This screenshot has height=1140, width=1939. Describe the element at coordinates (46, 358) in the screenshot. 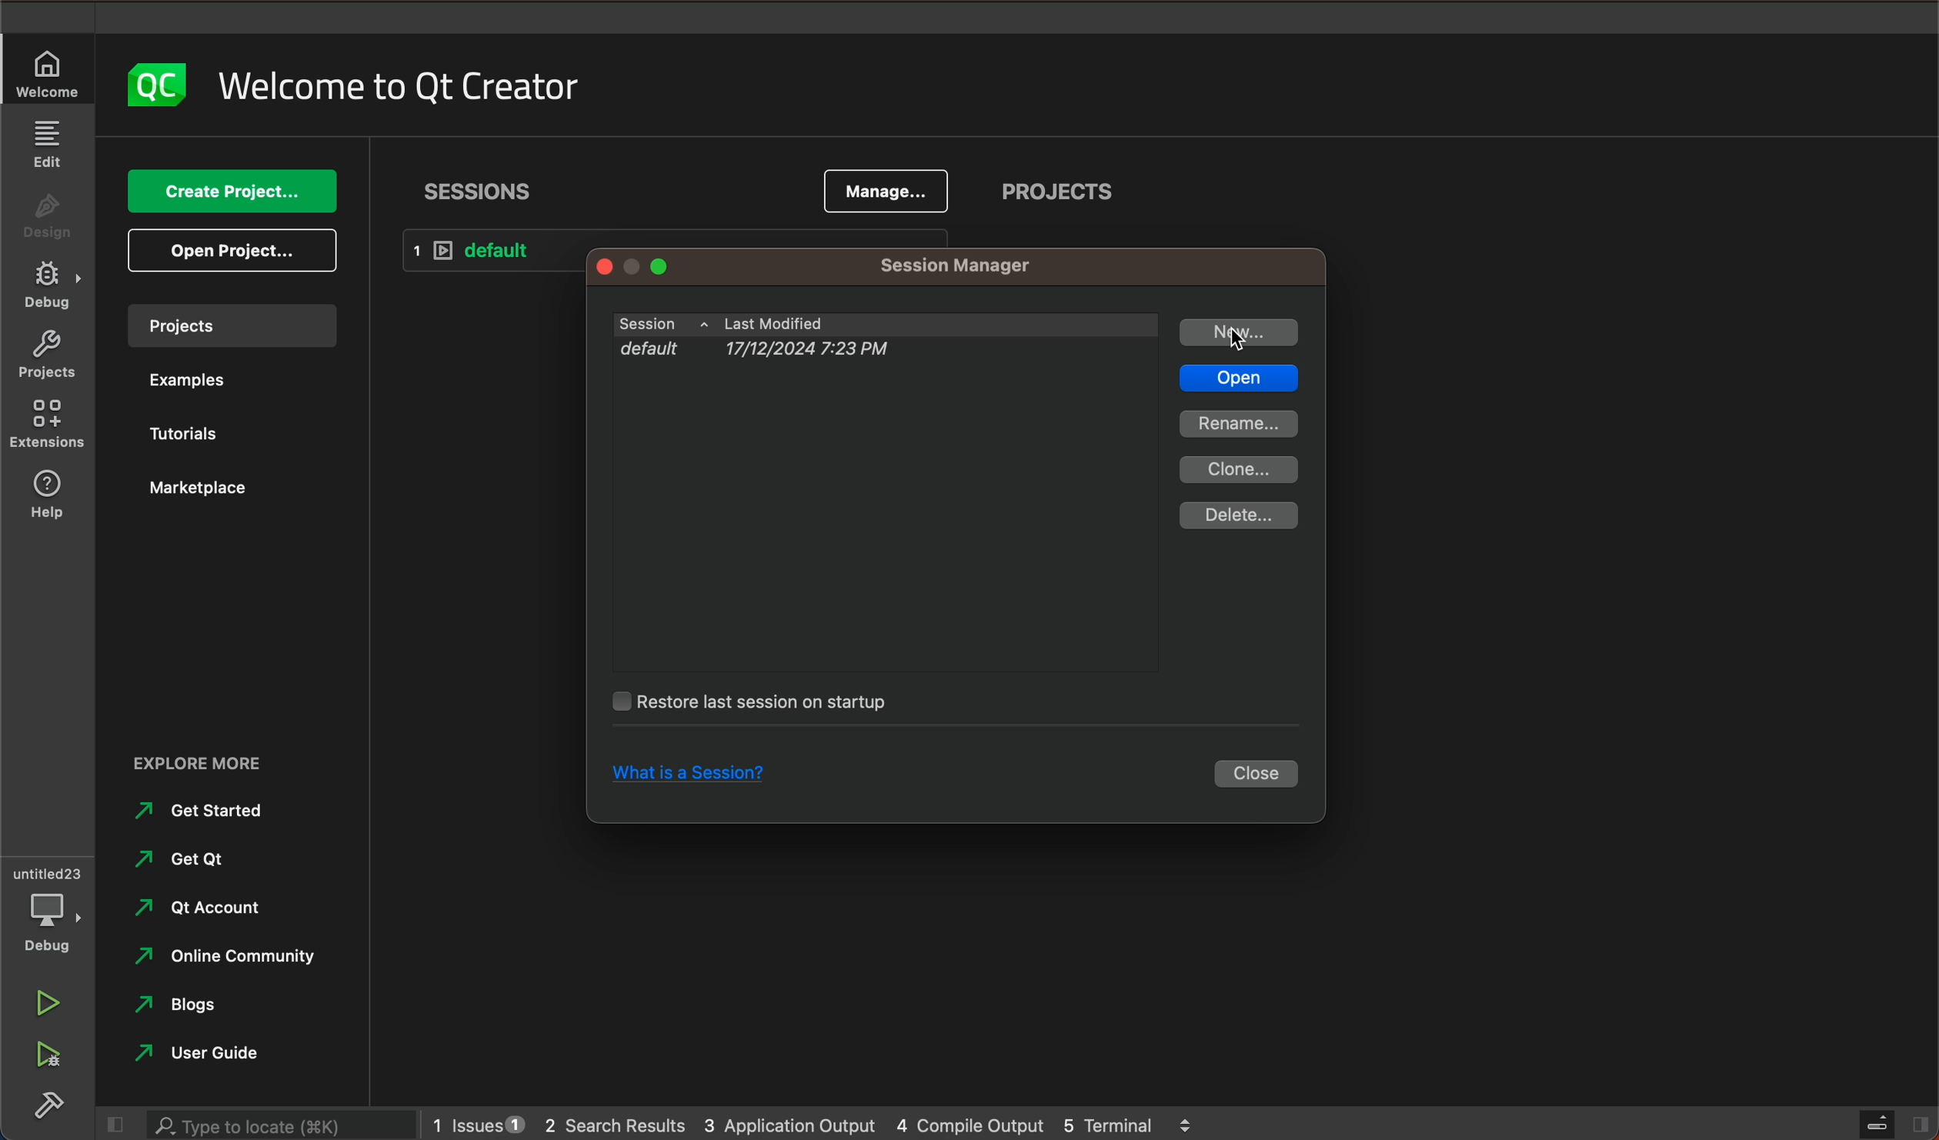

I see `Project ` at that location.